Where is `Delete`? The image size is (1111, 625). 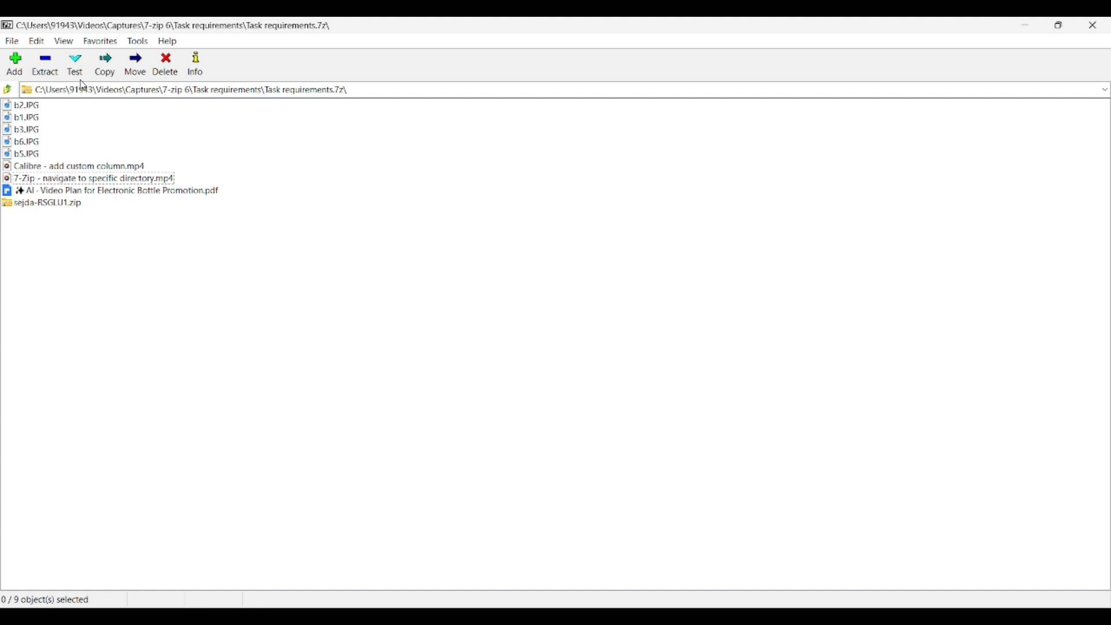 Delete is located at coordinates (165, 63).